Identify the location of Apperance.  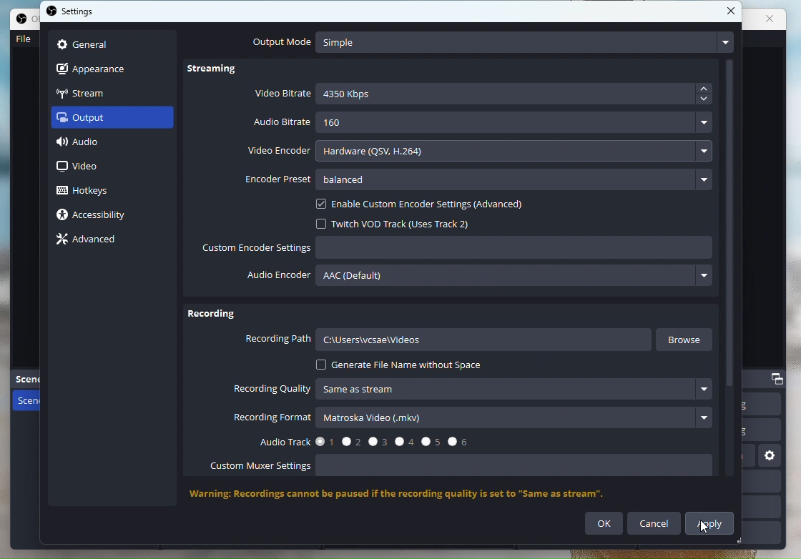
(99, 67).